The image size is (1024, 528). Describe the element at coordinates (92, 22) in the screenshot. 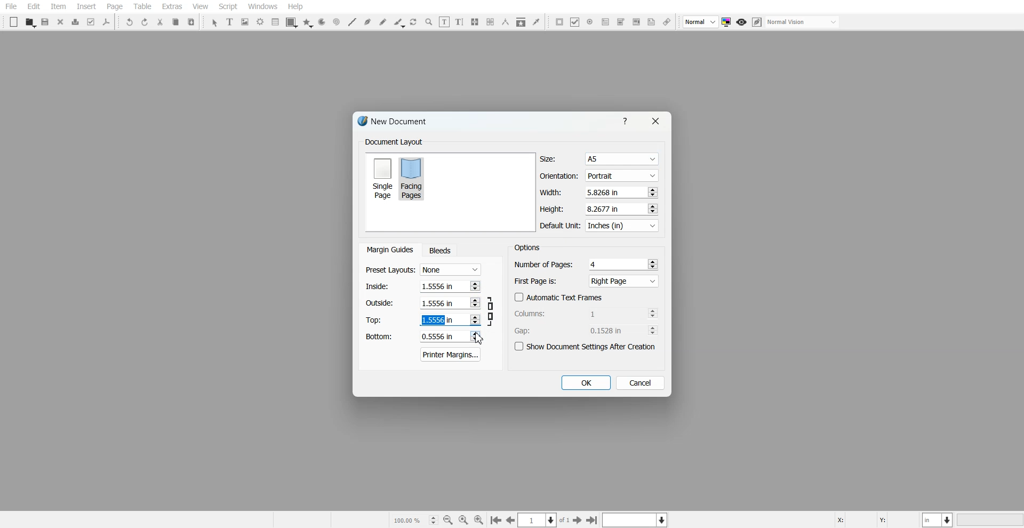

I see `Preflight Verifier` at that location.